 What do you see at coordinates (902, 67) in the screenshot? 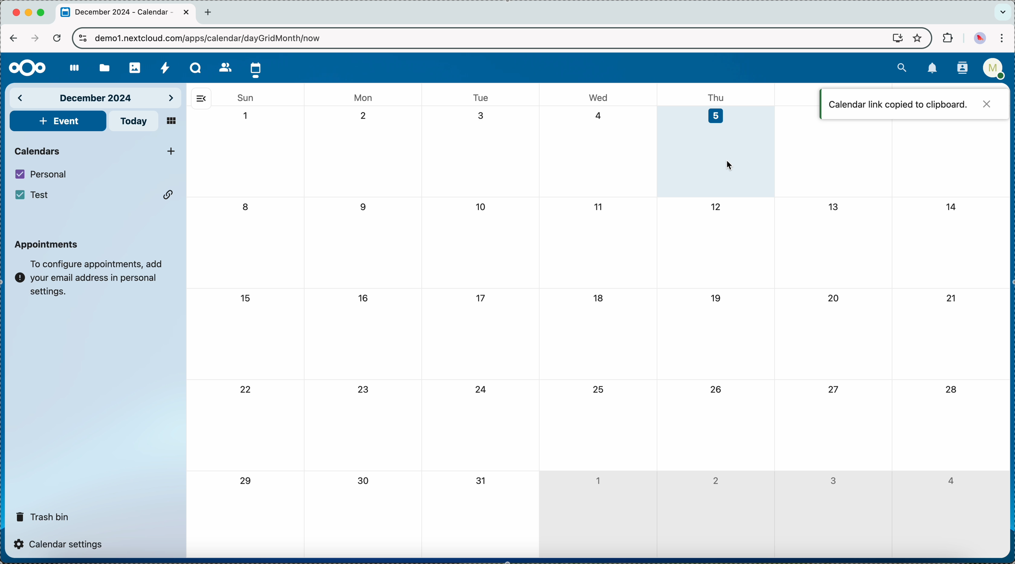
I see `search` at bounding box center [902, 67].